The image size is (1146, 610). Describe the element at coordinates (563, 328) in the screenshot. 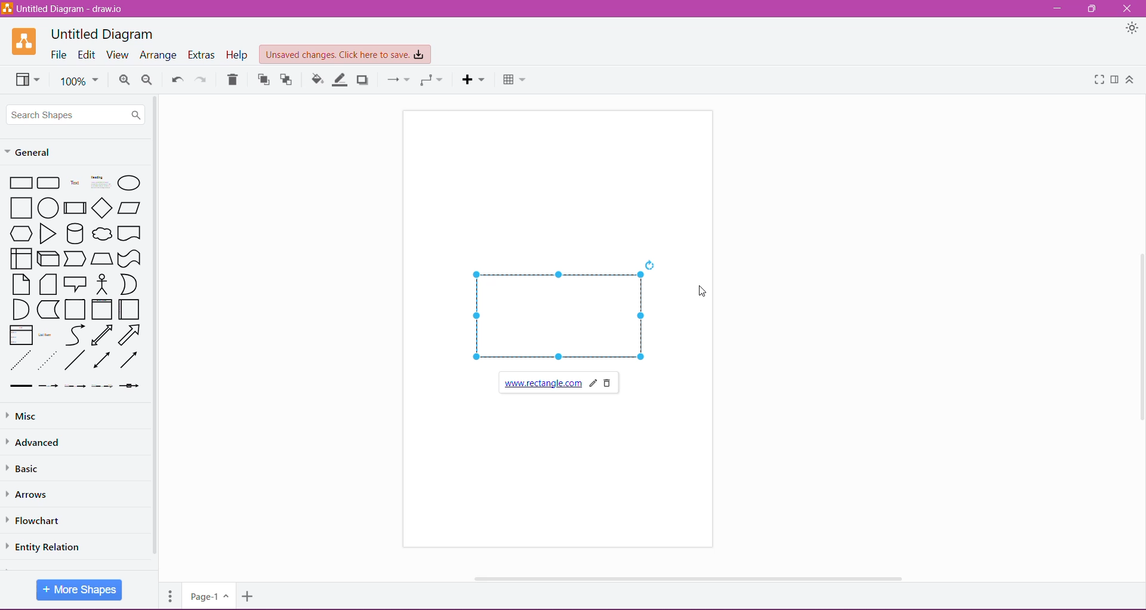

I see `Selected shape and the Hyperlink set` at that location.